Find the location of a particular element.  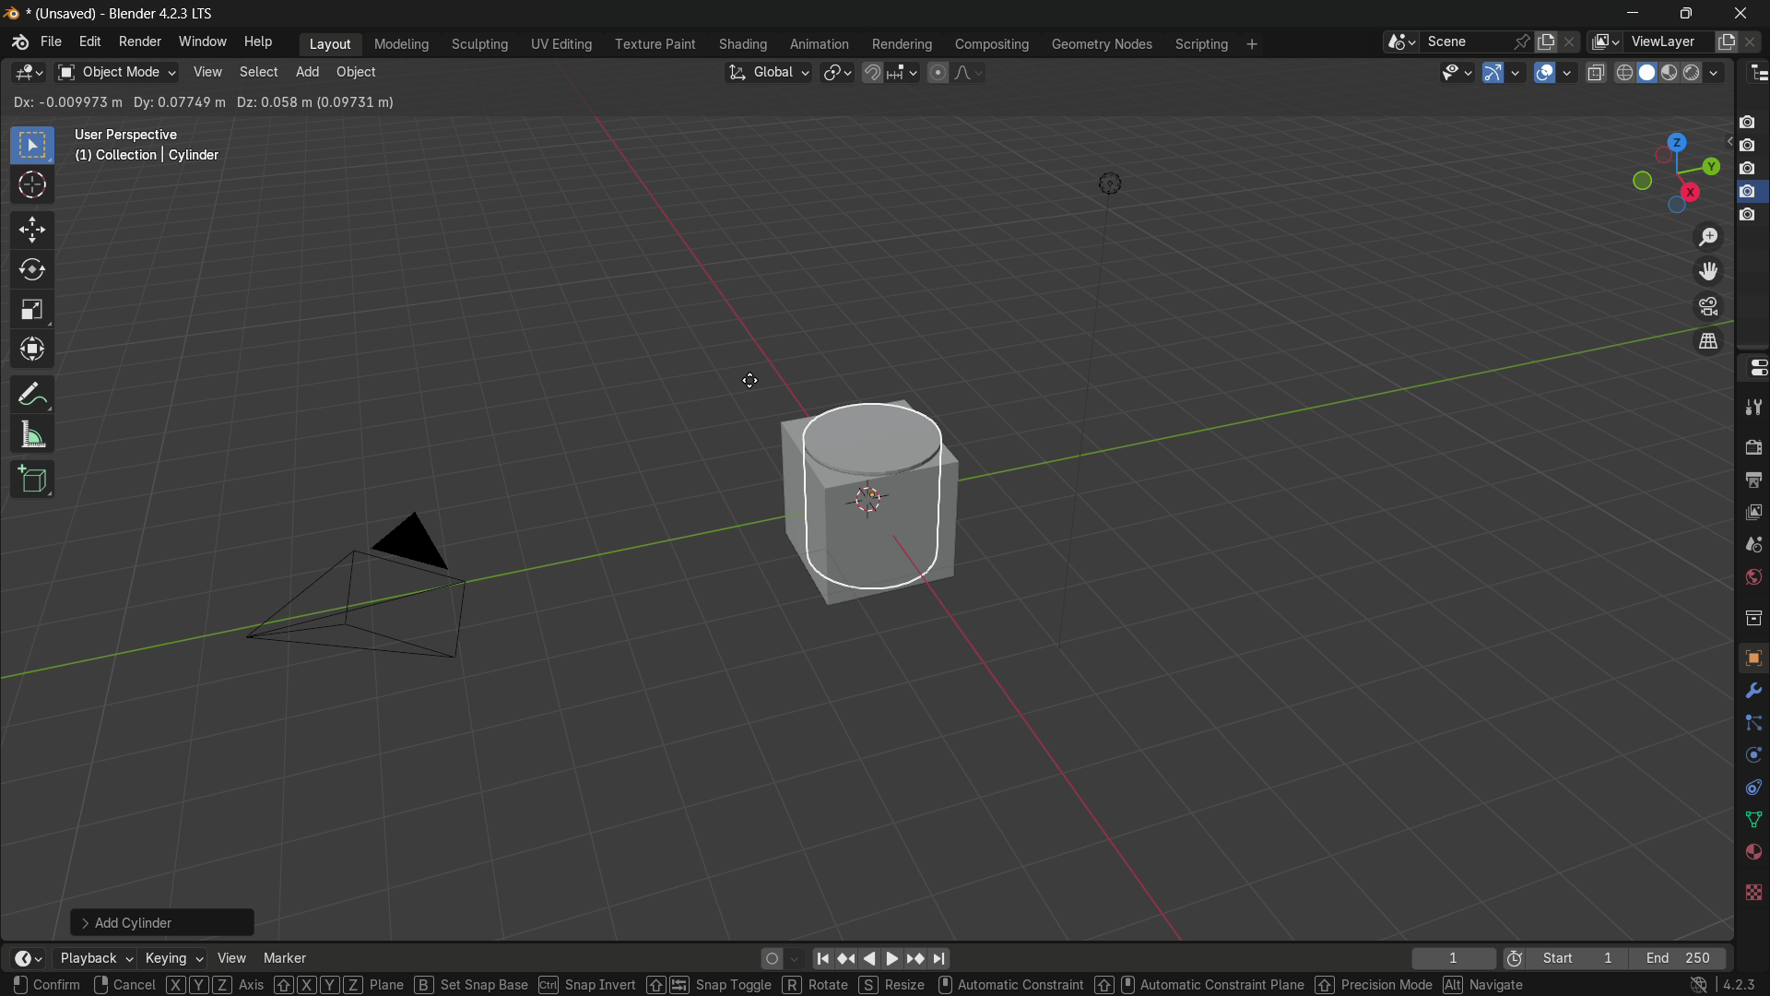

blender logo is located at coordinates (18, 44).